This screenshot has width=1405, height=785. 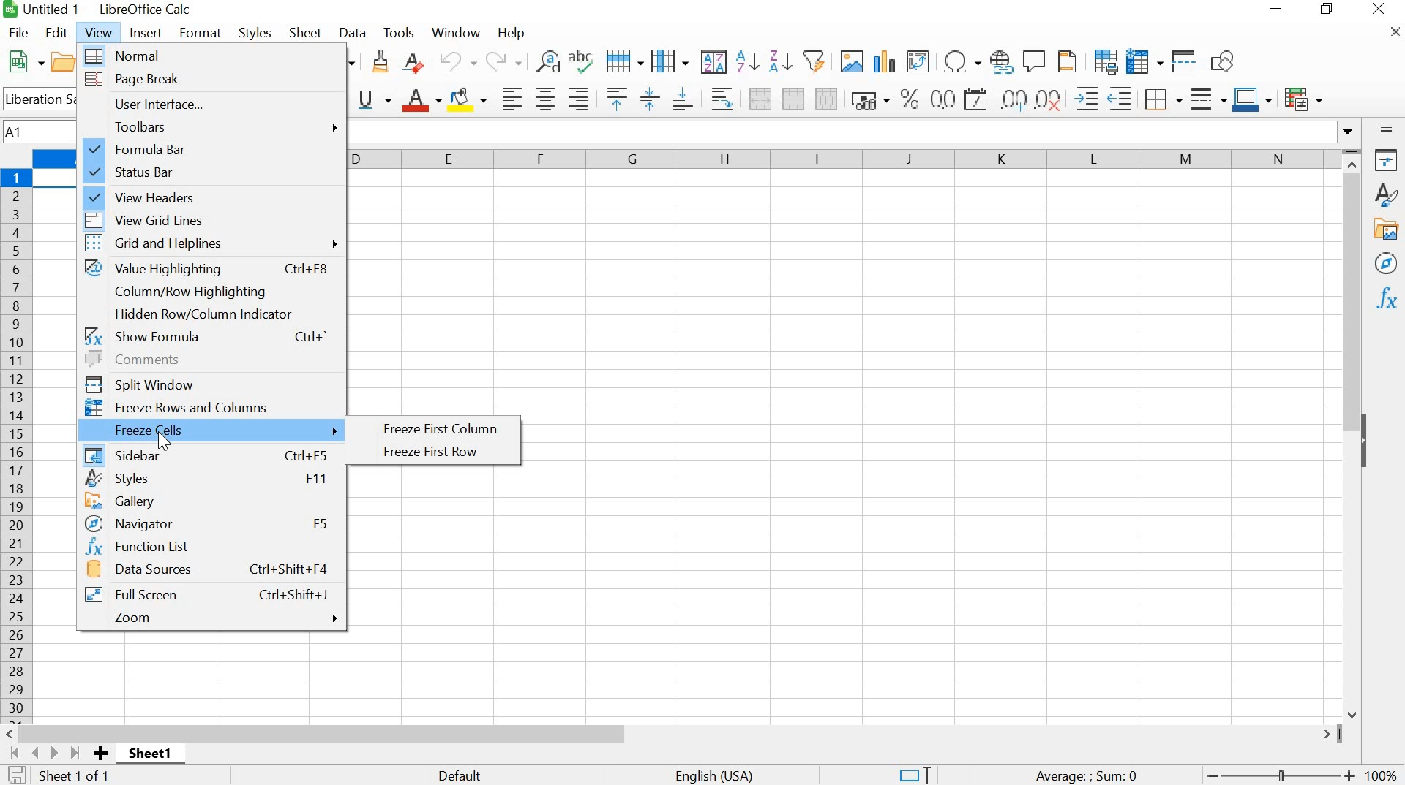 I want to click on FORMAT AS NUMBER, so click(x=943, y=99).